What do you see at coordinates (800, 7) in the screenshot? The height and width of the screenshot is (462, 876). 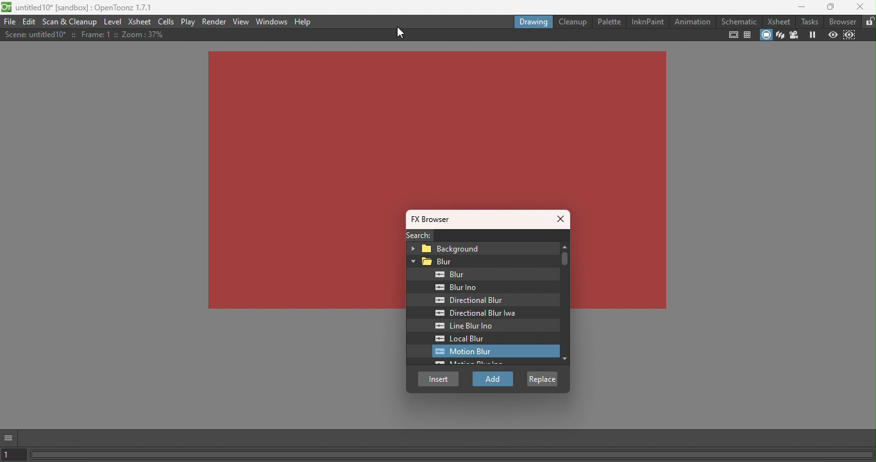 I see `Minimize` at bounding box center [800, 7].